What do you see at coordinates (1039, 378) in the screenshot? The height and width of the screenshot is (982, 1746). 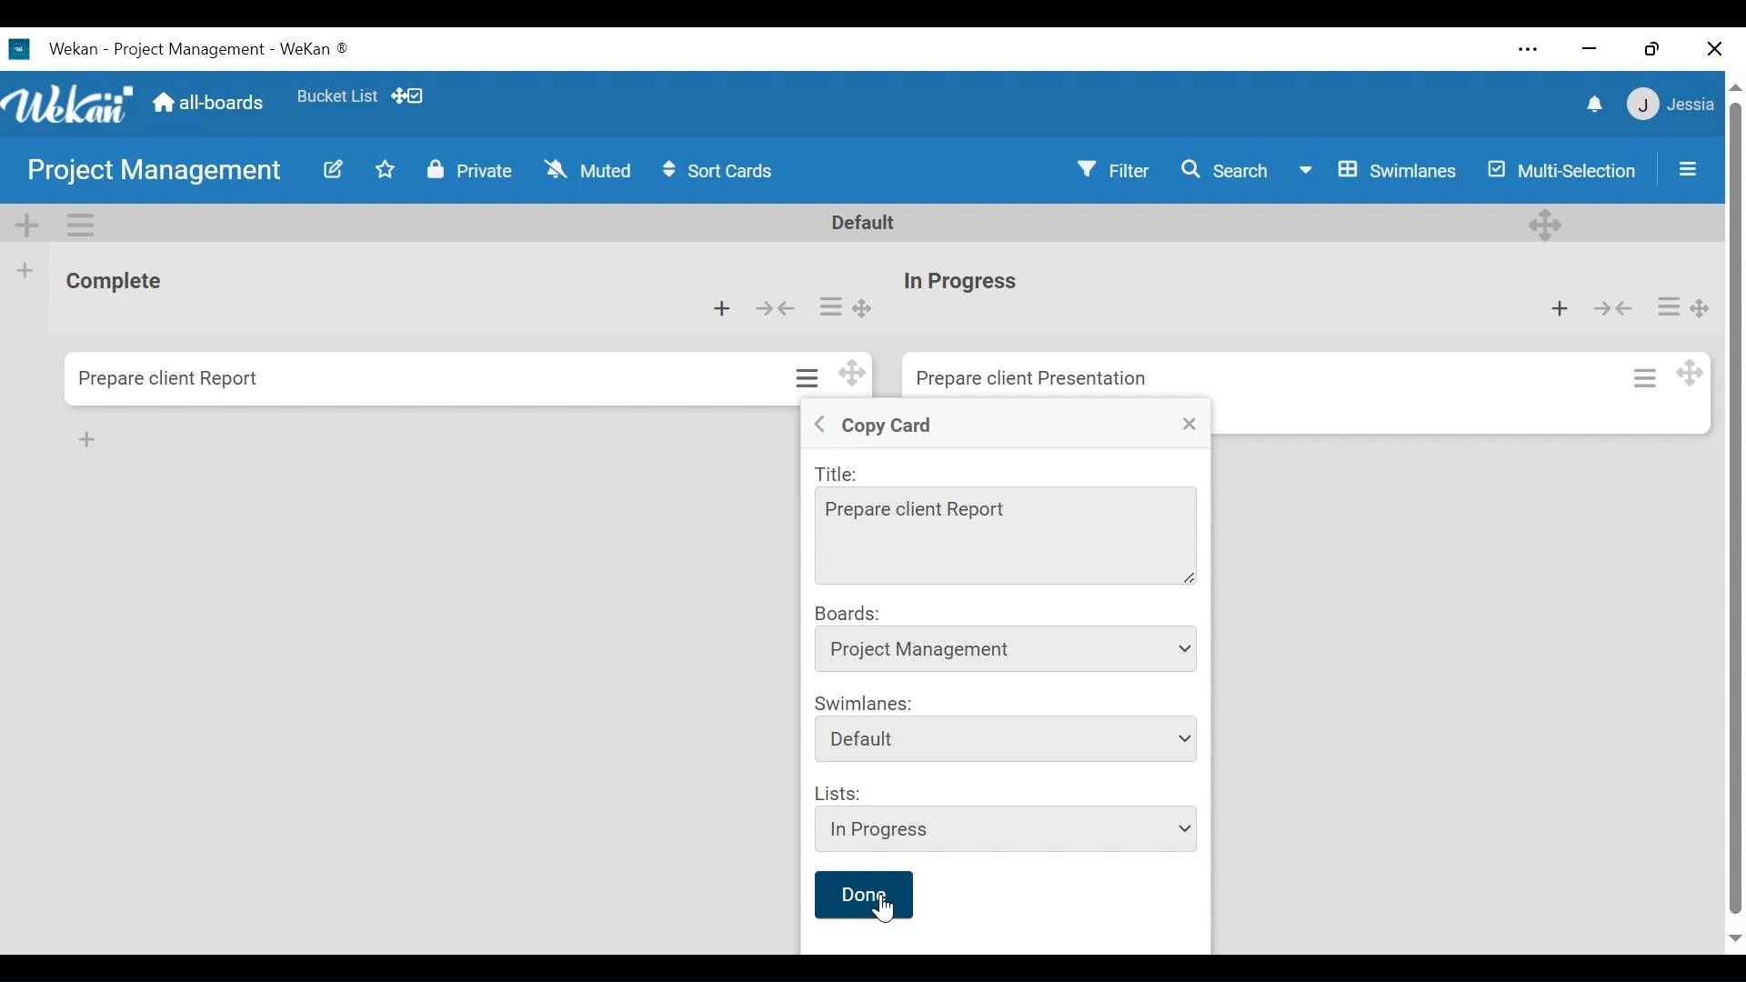 I see `Card Title` at bounding box center [1039, 378].